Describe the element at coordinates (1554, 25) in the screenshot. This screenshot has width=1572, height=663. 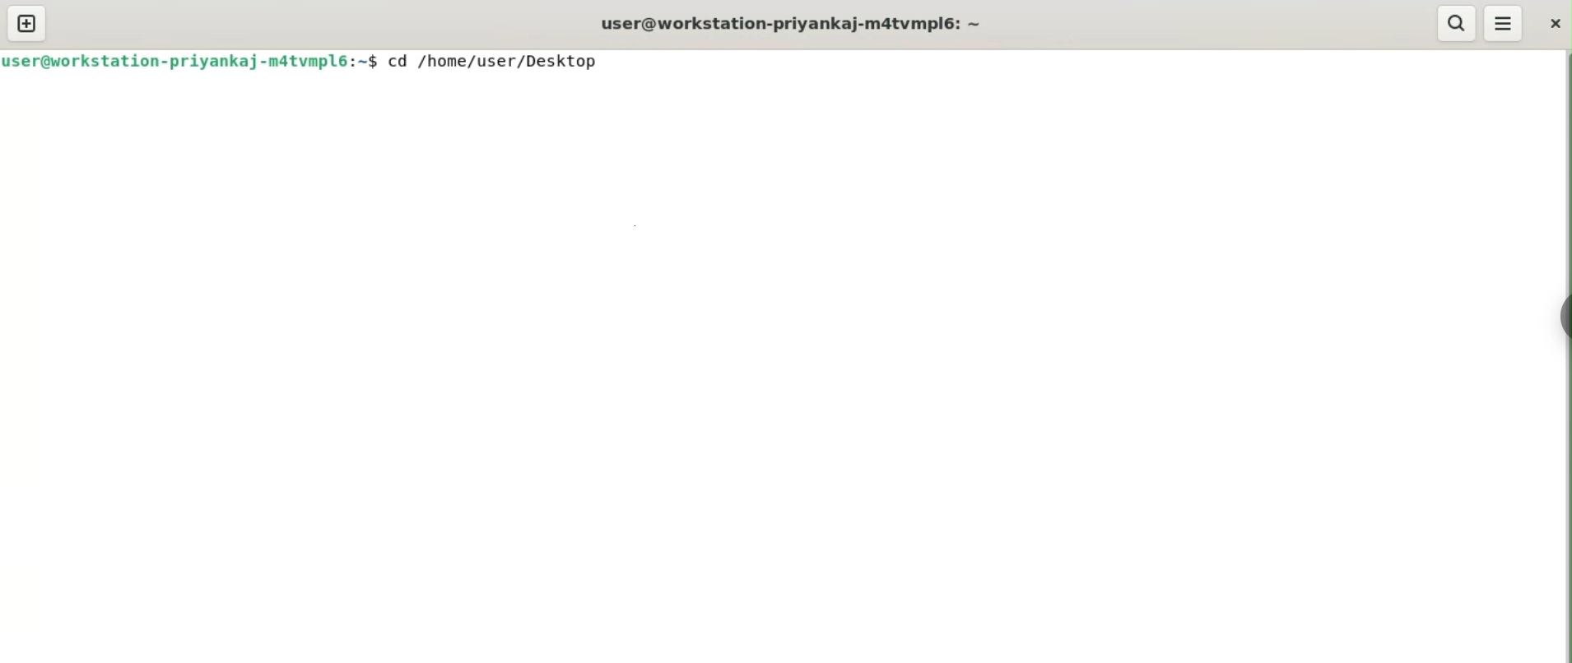
I see `close` at that location.